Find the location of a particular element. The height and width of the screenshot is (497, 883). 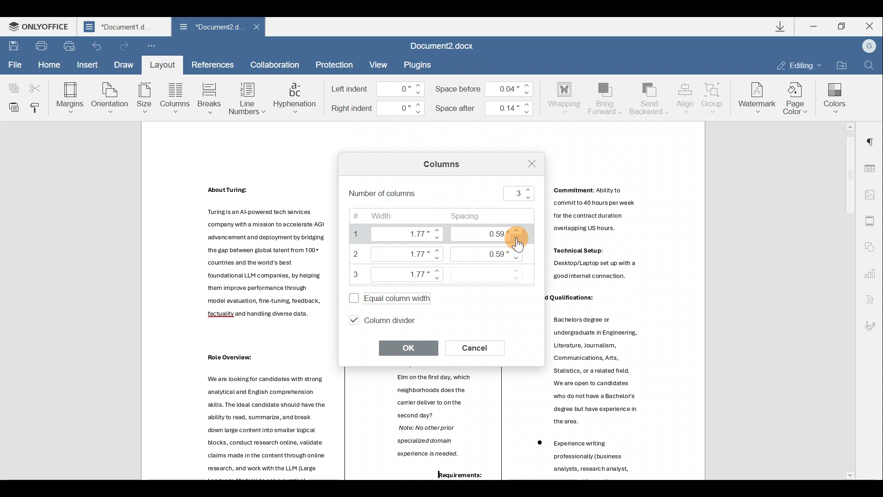

Page color is located at coordinates (797, 97).